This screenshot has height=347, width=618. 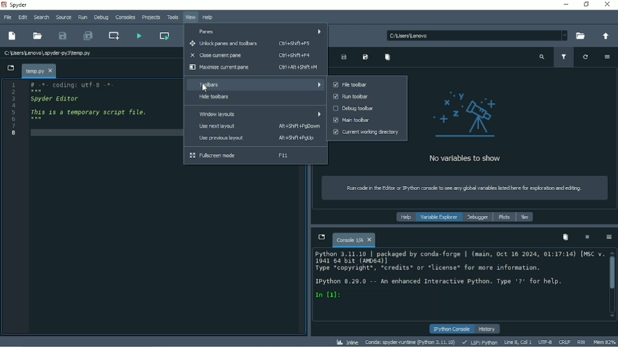 I want to click on Interrupt kernel, so click(x=587, y=237).